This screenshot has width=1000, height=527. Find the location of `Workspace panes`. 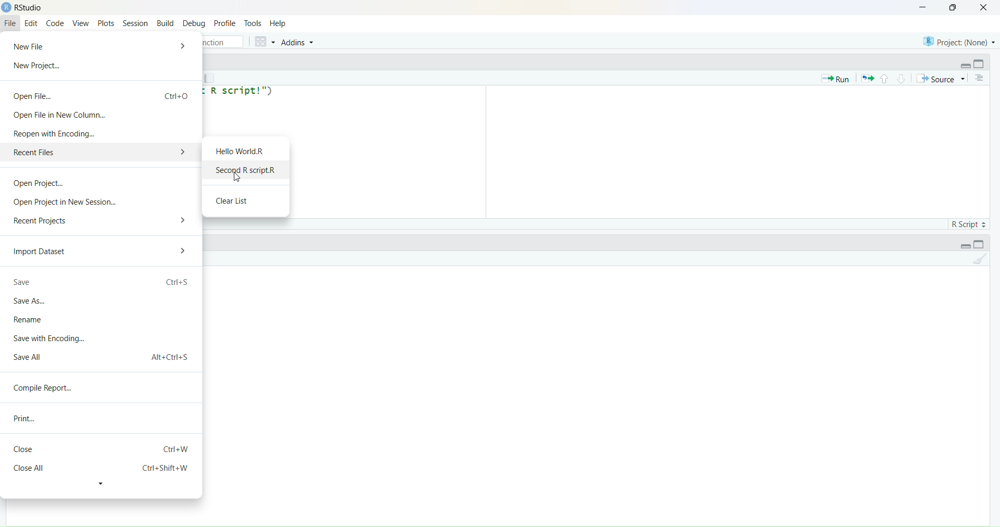

Workspace panes is located at coordinates (264, 41).